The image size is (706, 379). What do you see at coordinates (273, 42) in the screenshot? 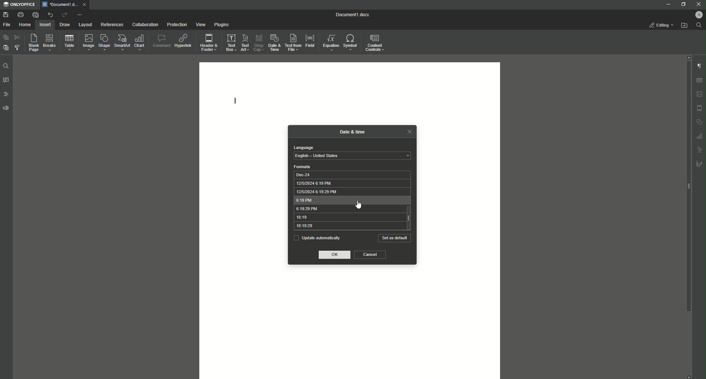
I see `Date and Time` at bounding box center [273, 42].